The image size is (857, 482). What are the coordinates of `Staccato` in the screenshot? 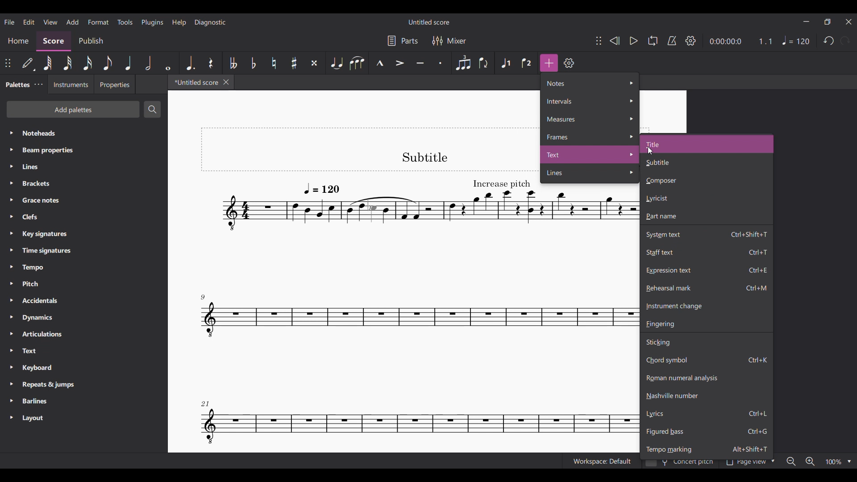 It's located at (442, 63).